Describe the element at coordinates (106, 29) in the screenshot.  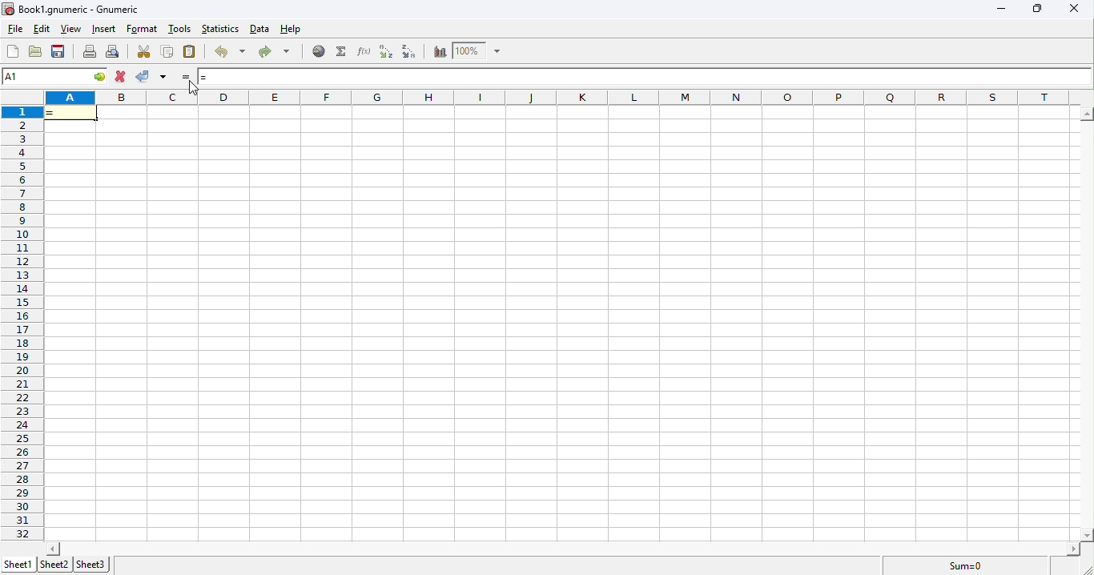
I see `insert` at that location.